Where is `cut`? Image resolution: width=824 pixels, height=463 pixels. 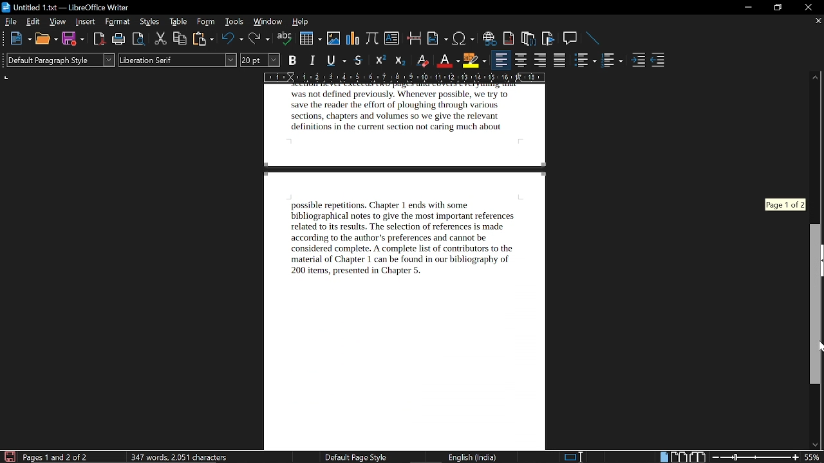
cut is located at coordinates (161, 39).